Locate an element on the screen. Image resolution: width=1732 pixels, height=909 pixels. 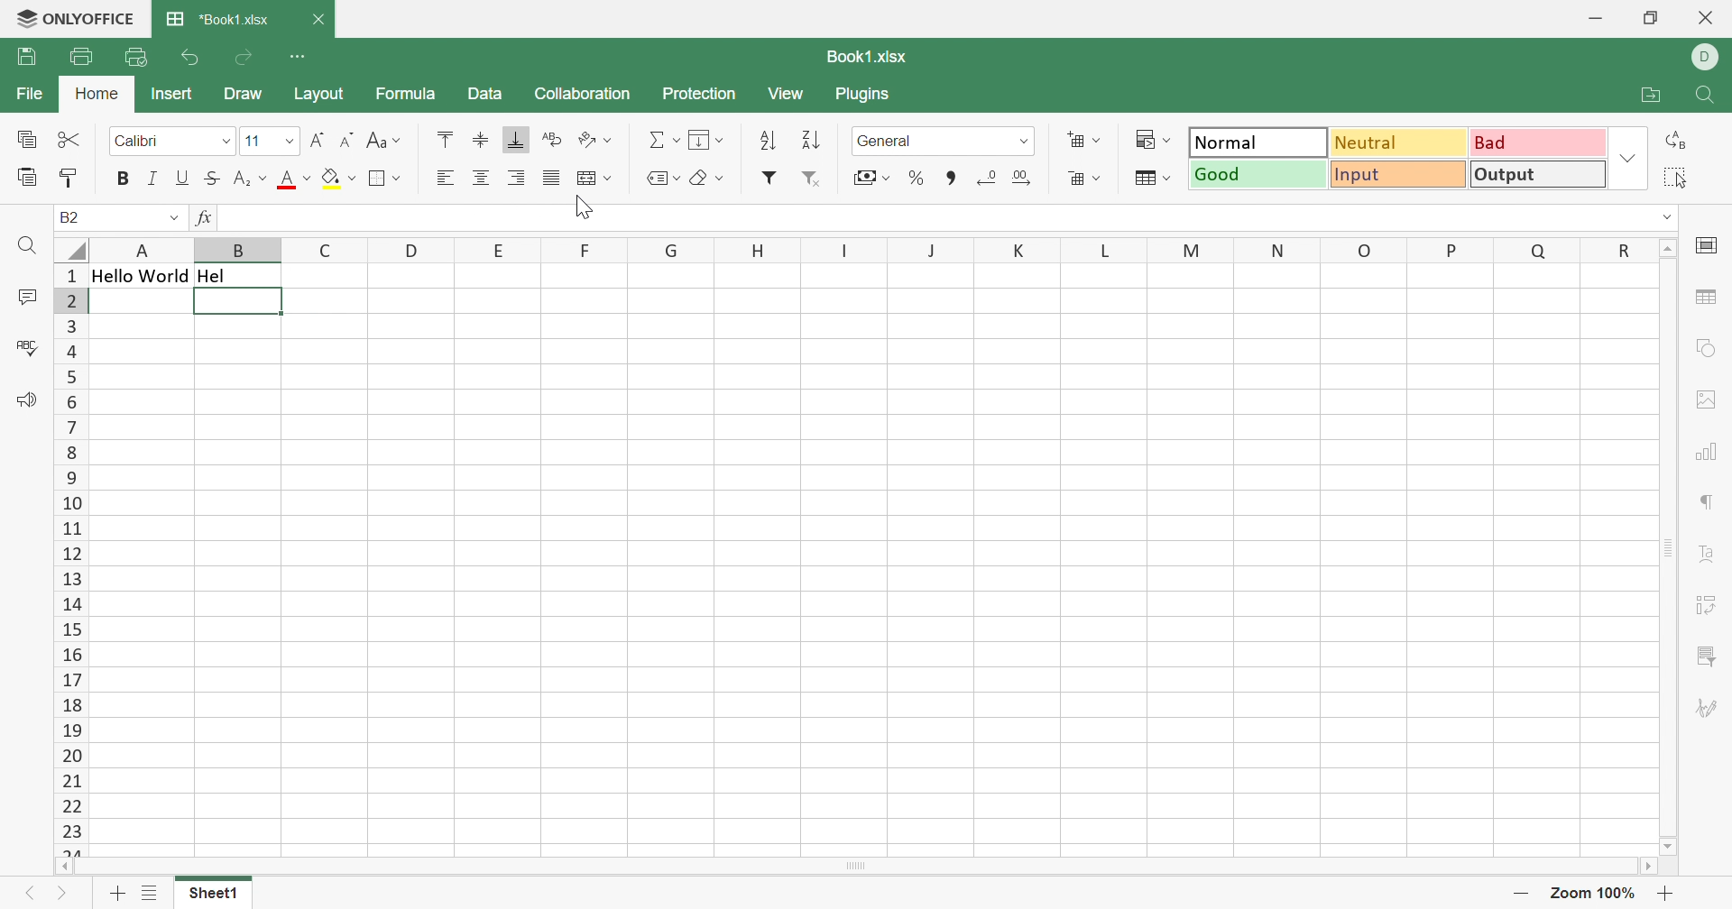
Merged center is located at coordinates (594, 176).